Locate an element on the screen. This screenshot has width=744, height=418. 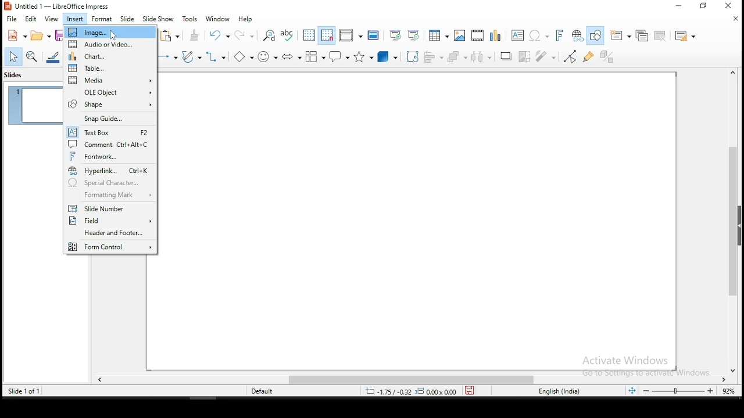
chart is located at coordinates (110, 55).